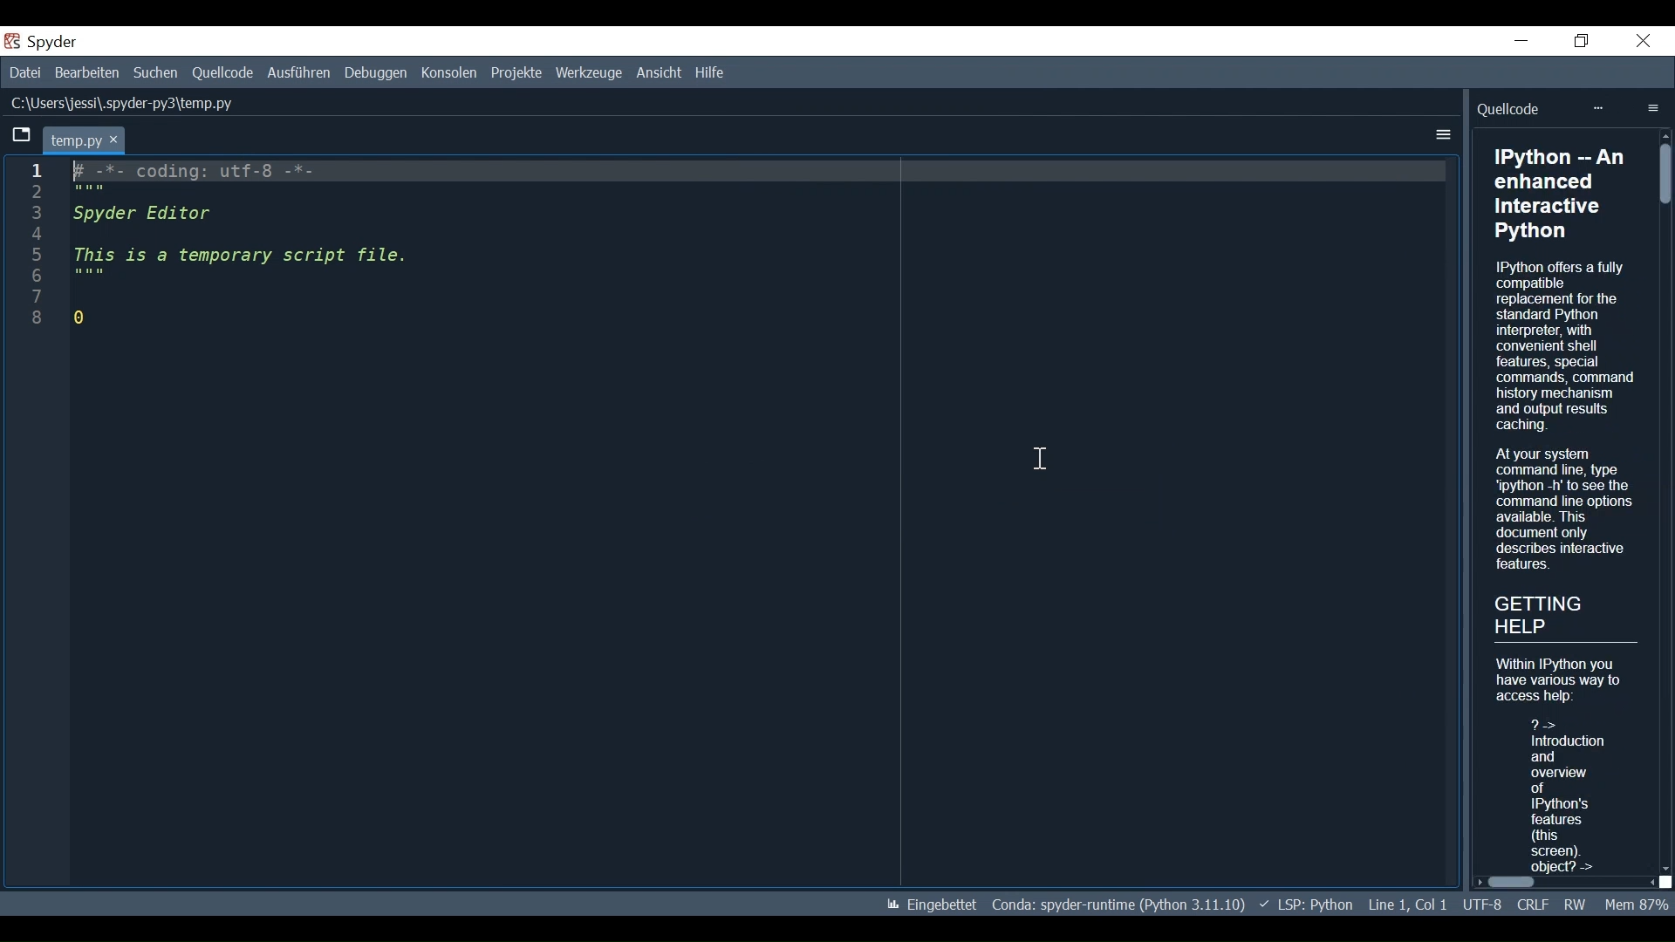  I want to click on Browse Tab, so click(19, 137).